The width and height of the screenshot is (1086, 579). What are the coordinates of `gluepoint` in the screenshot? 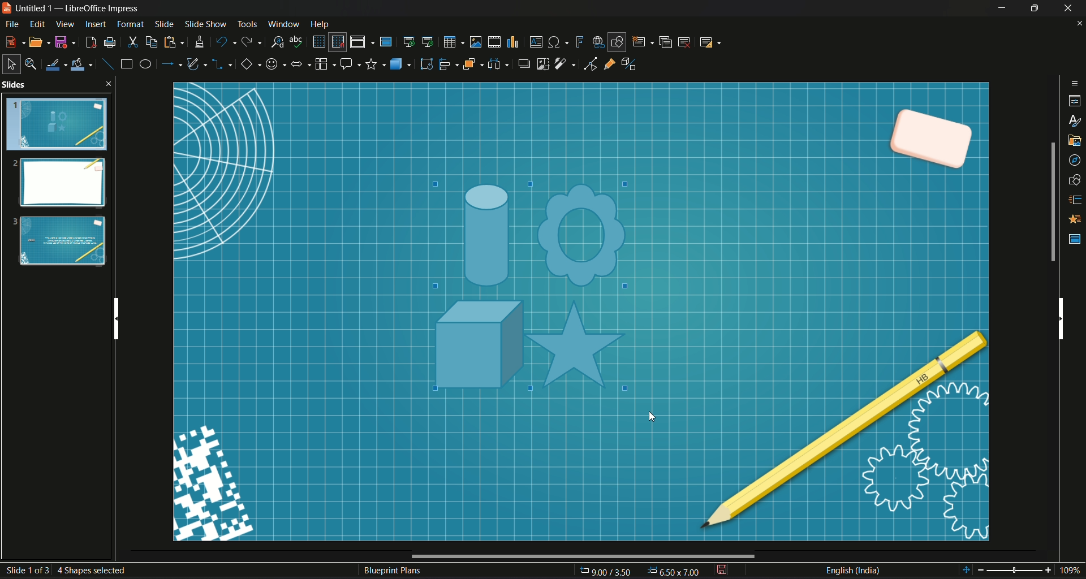 It's located at (609, 63).